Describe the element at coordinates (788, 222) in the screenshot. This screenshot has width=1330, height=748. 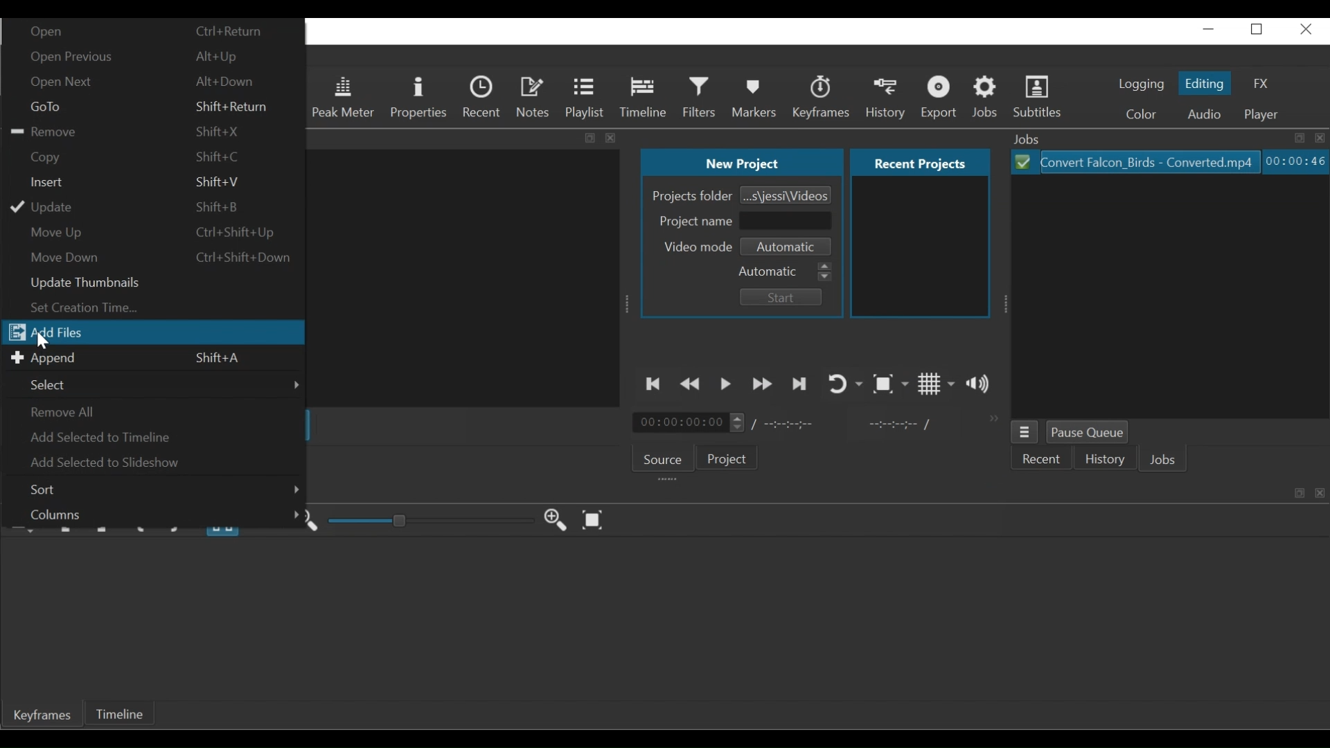
I see `Project Name Field` at that location.